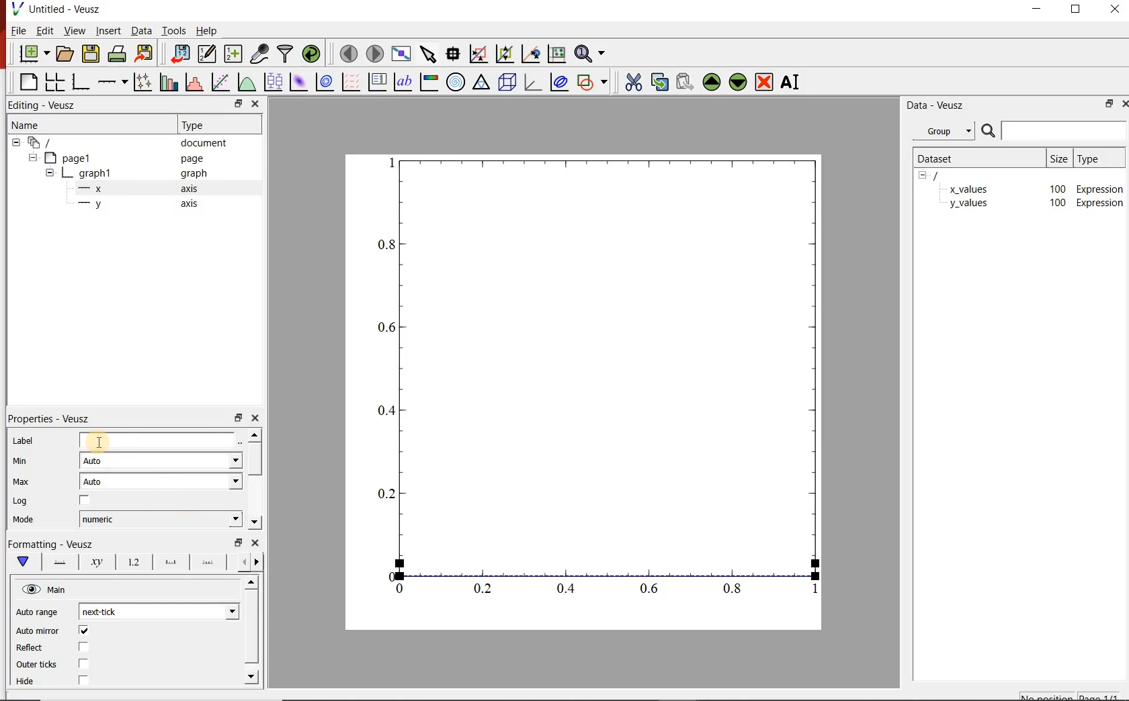  Describe the element at coordinates (590, 55) in the screenshot. I see `zoom functions menu` at that location.